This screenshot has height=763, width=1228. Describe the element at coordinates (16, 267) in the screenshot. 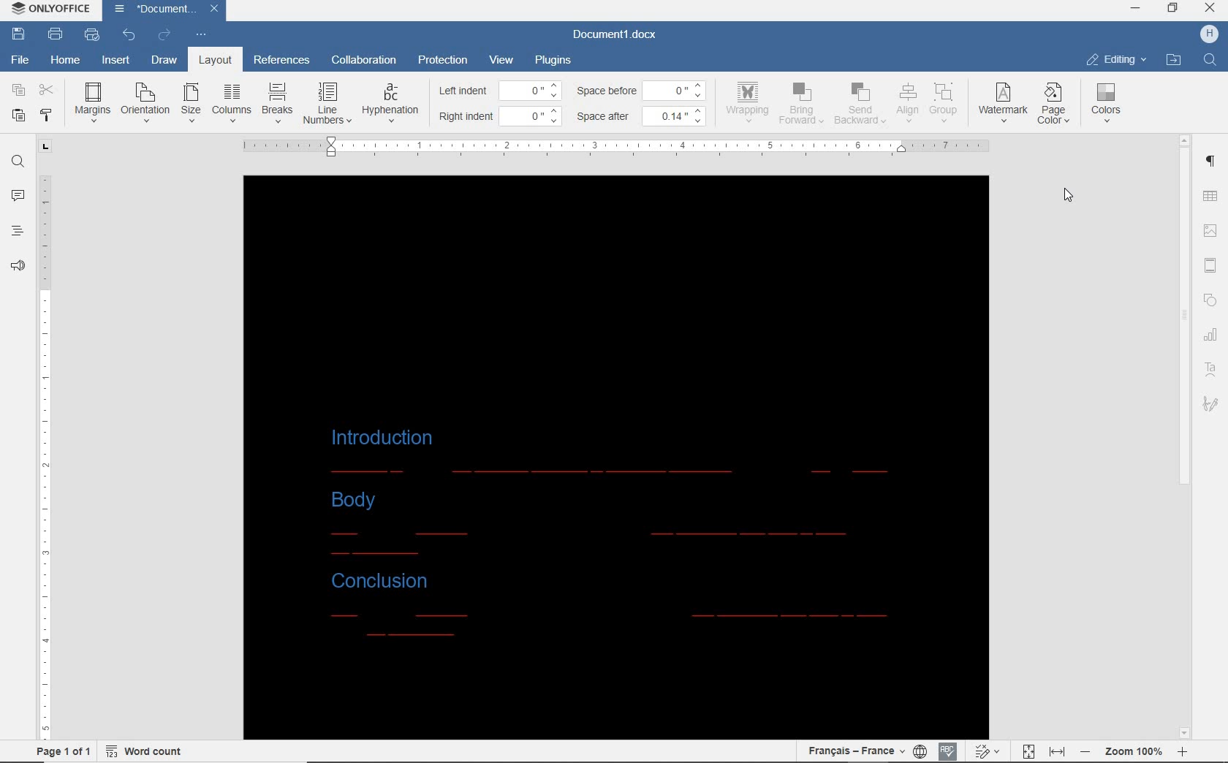

I see `feedback & support` at that location.